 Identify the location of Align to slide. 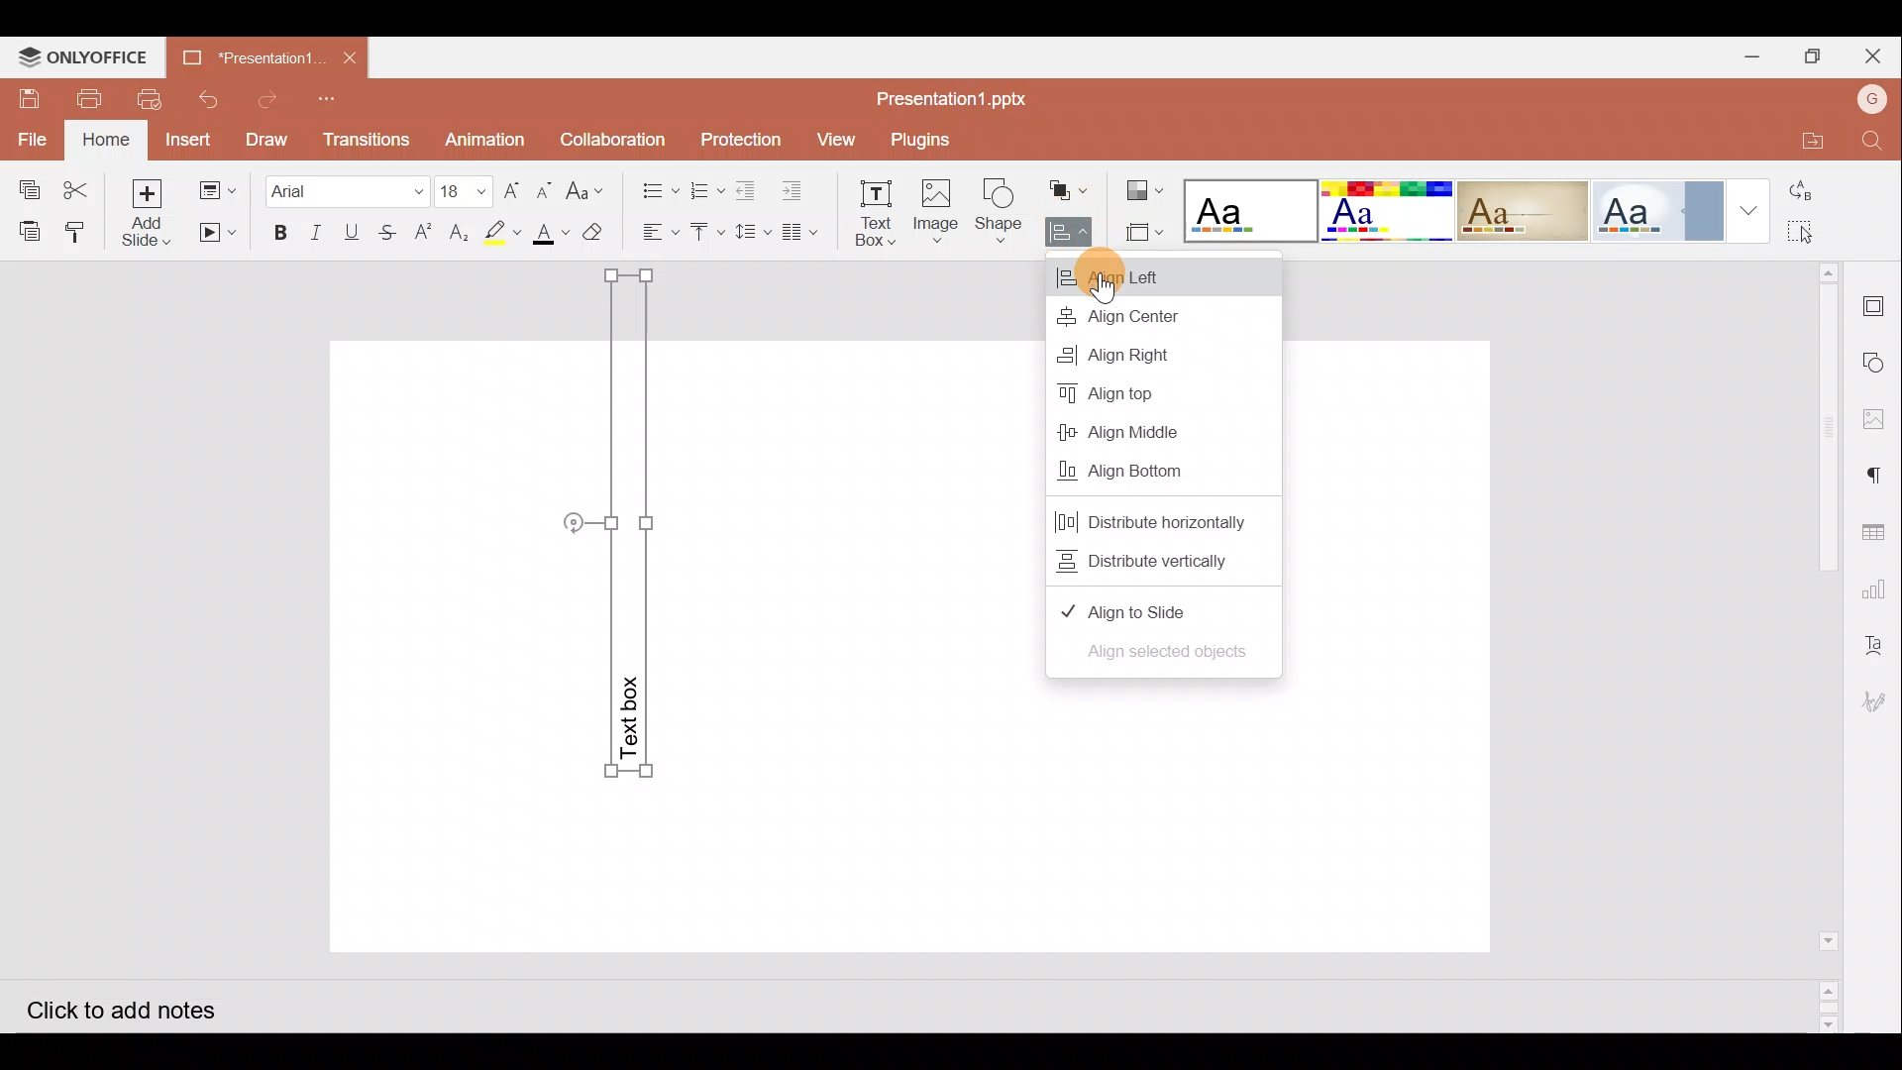
(1154, 602).